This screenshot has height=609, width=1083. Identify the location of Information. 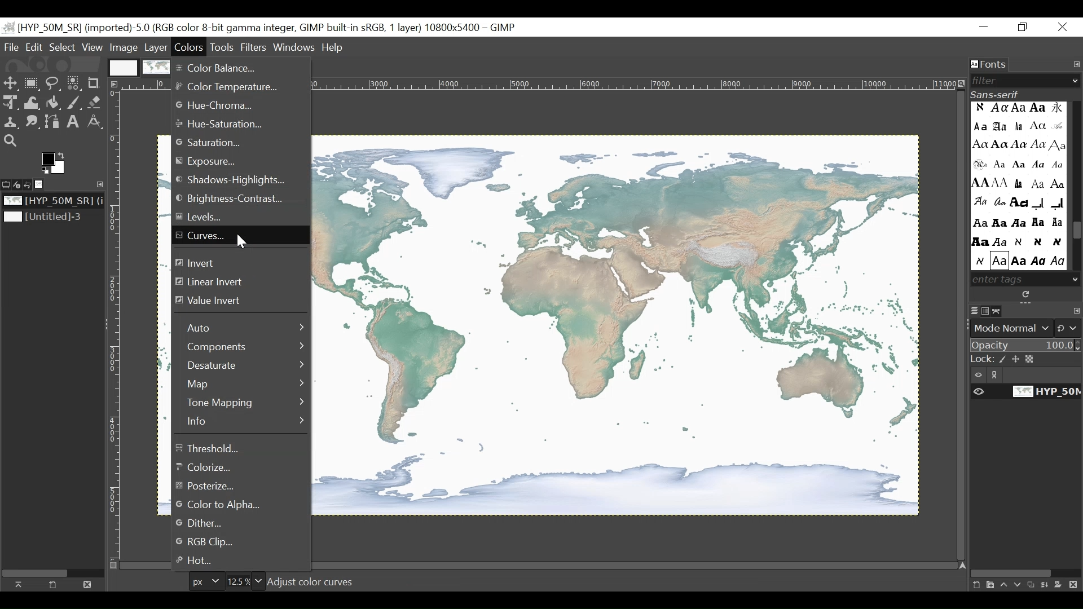
(239, 422).